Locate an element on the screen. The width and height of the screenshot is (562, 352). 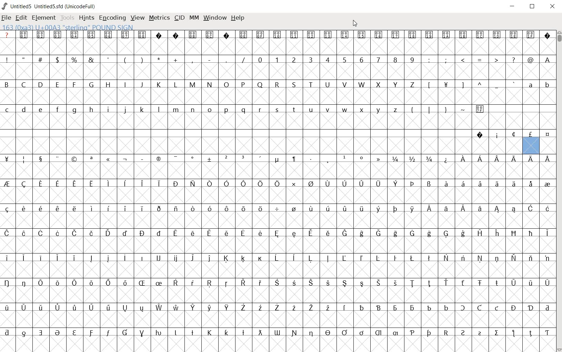
Symbol is located at coordinates (513, 184).